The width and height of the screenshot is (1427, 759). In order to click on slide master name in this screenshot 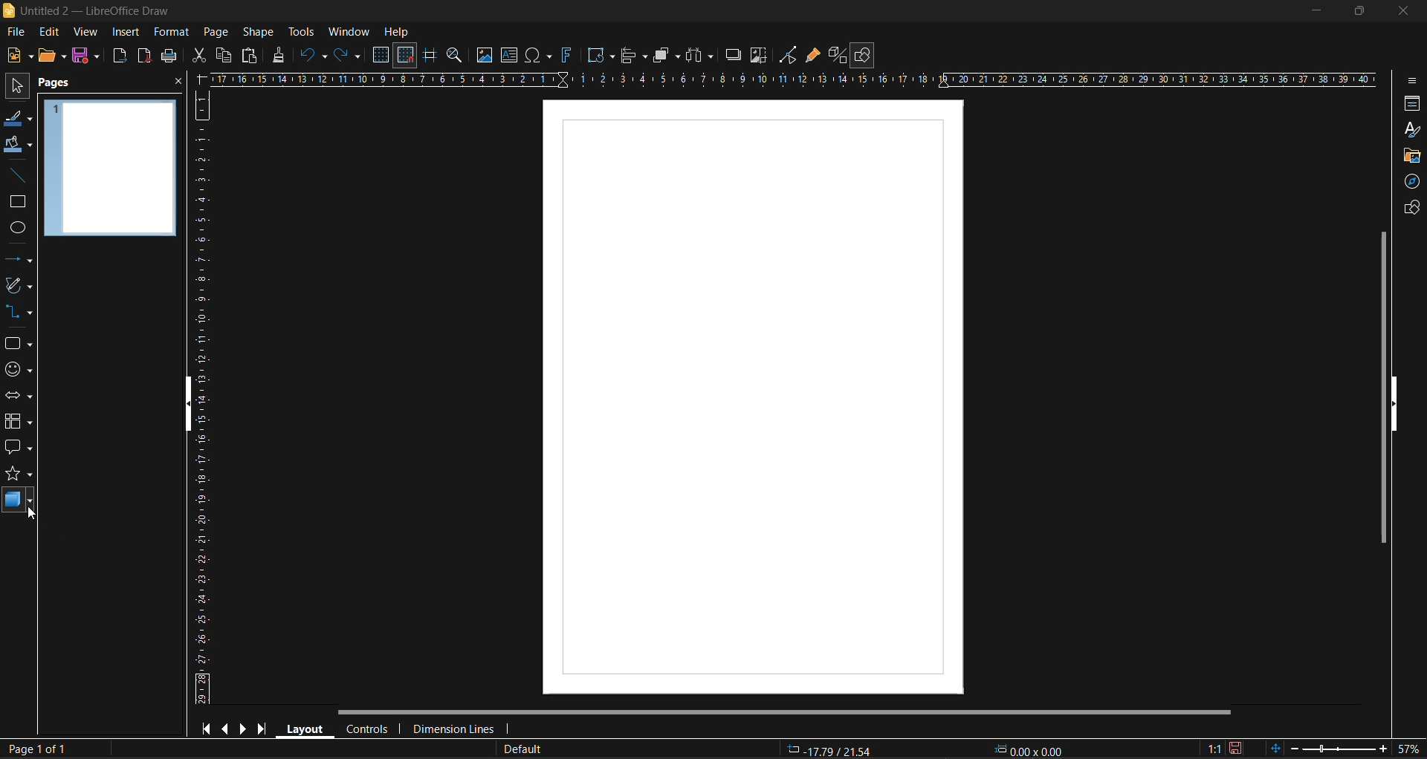, I will do `click(524, 749)`.